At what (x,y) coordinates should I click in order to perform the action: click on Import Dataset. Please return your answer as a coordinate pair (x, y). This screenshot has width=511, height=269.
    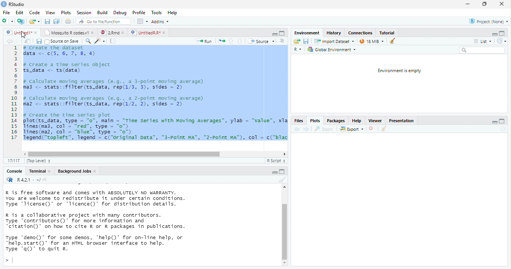
    Looking at the image, I should click on (335, 41).